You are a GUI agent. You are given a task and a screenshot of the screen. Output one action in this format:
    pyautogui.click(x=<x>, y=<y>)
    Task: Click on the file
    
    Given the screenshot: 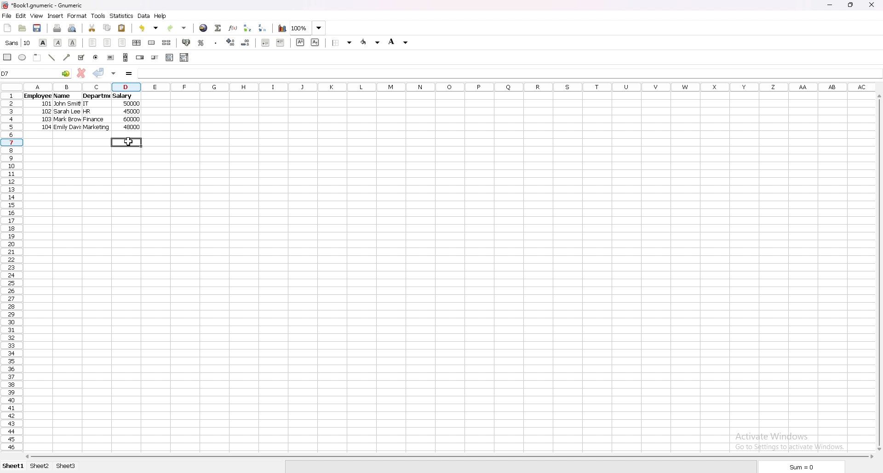 What is the action you would take?
    pyautogui.click(x=6, y=15)
    